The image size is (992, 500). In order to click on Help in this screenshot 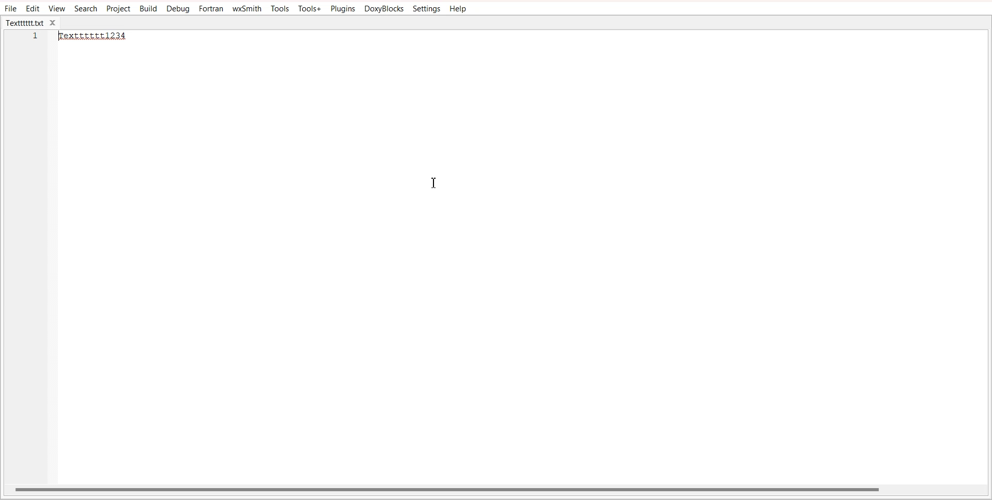, I will do `click(458, 9)`.